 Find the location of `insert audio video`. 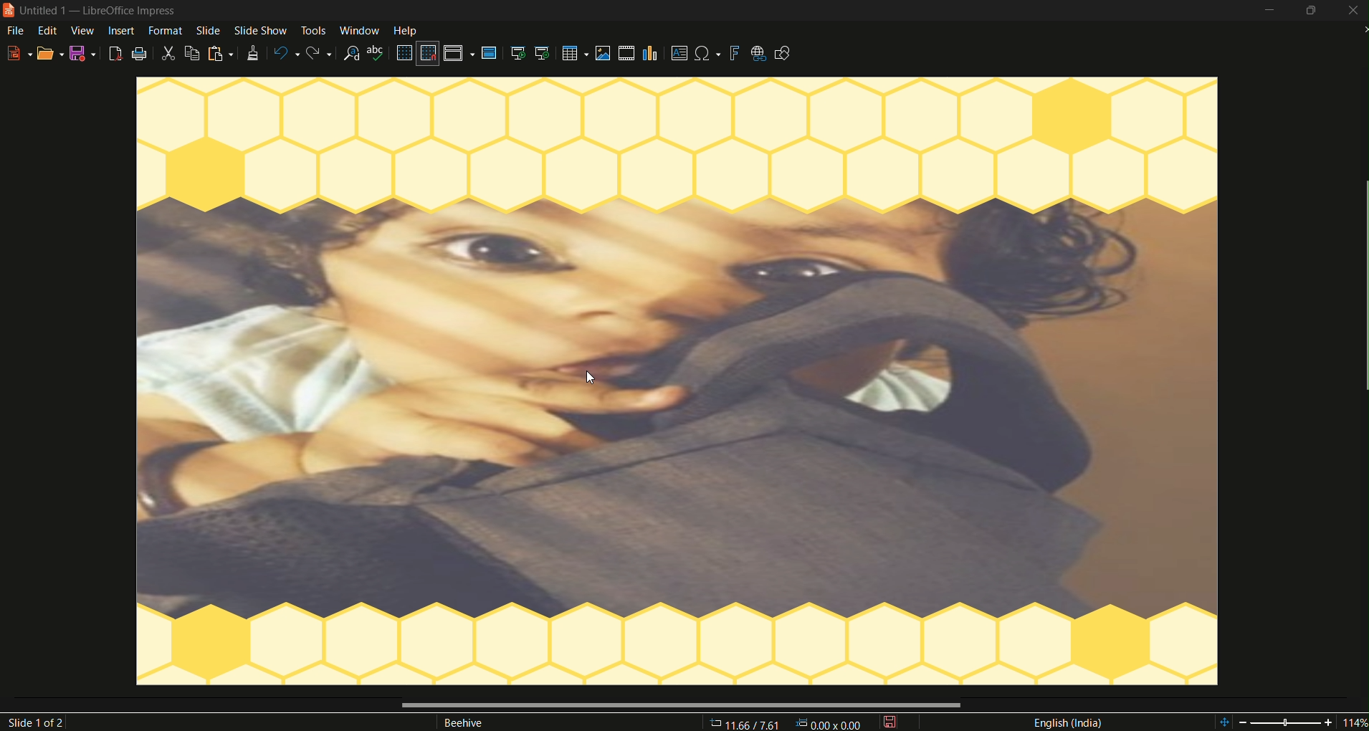

insert audio video is located at coordinates (628, 53).